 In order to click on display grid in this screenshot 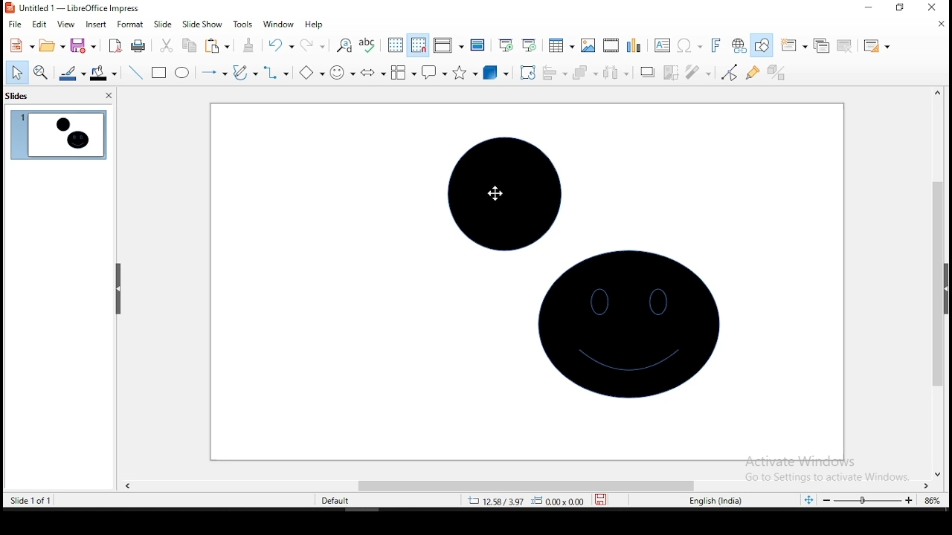, I will do `click(396, 46)`.